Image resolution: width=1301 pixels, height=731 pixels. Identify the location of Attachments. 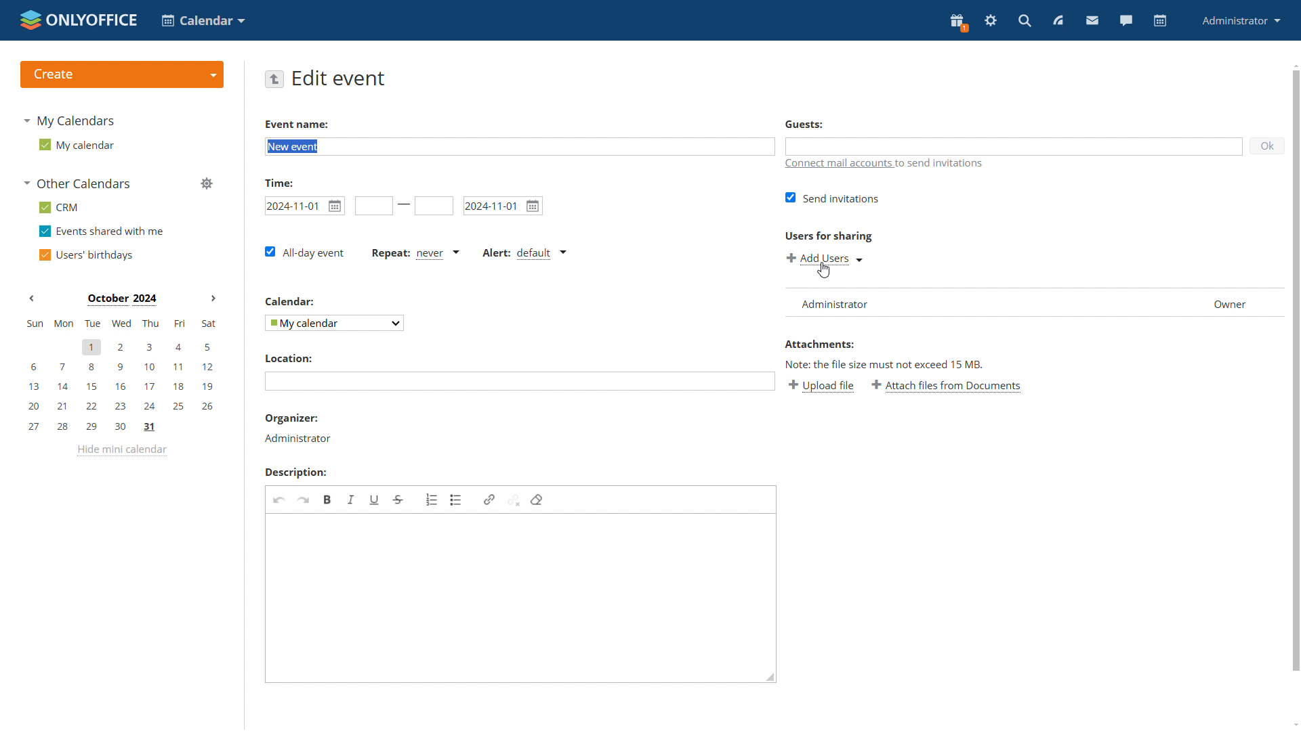
(819, 345).